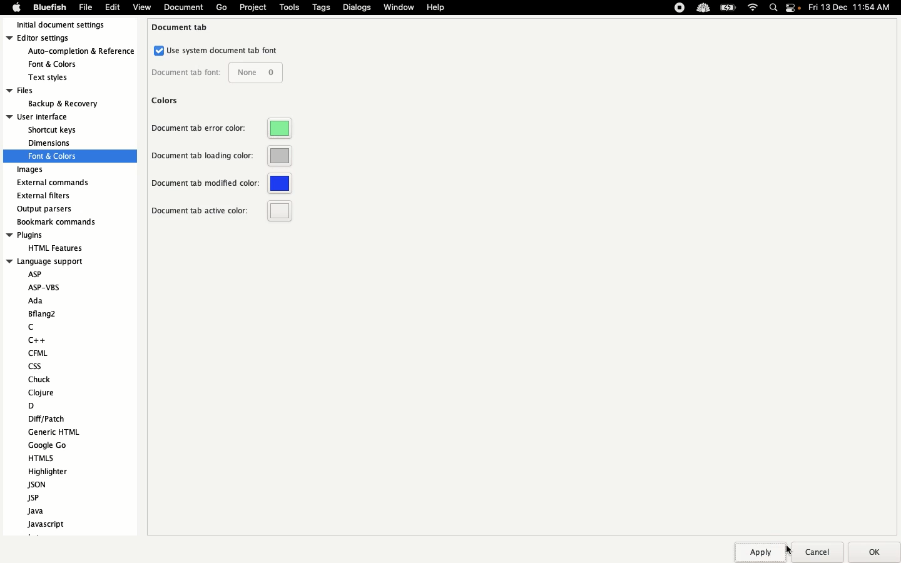 The height and width of the screenshot is (563, 901). What do you see at coordinates (69, 156) in the screenshot?
I see `fonts and colors` at bounding box center [69, 156].